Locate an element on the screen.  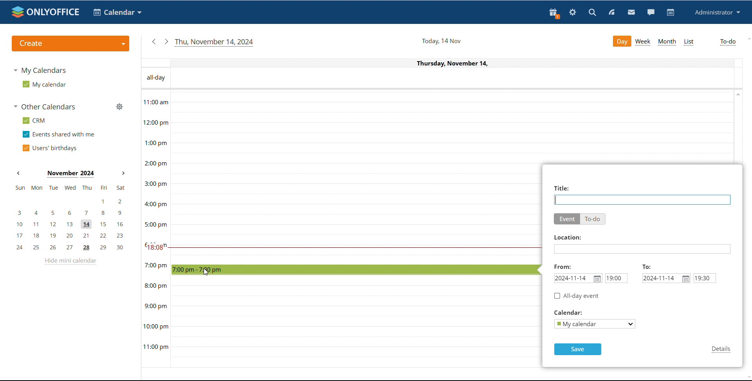
30 min time block is located at coordinates (452, 107).